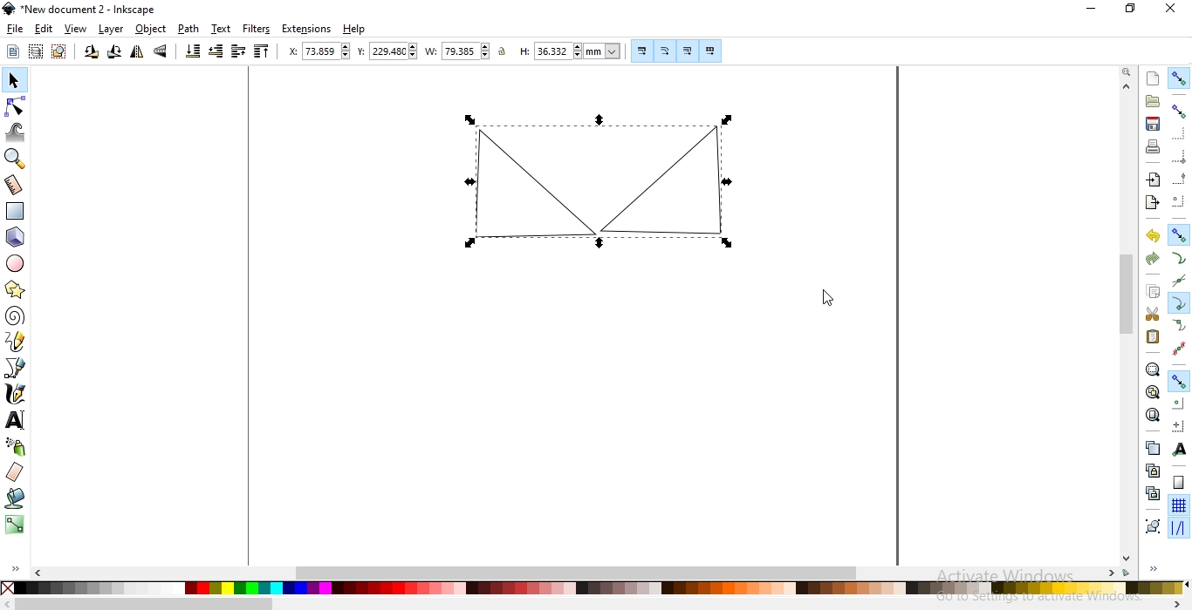 The image size is (1192, 610). I want to click on extensions, so click(307, 30).